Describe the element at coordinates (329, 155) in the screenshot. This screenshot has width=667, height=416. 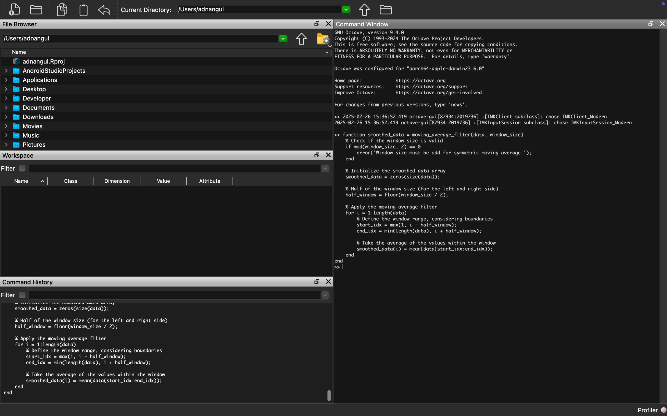
I see `Close` at that location.